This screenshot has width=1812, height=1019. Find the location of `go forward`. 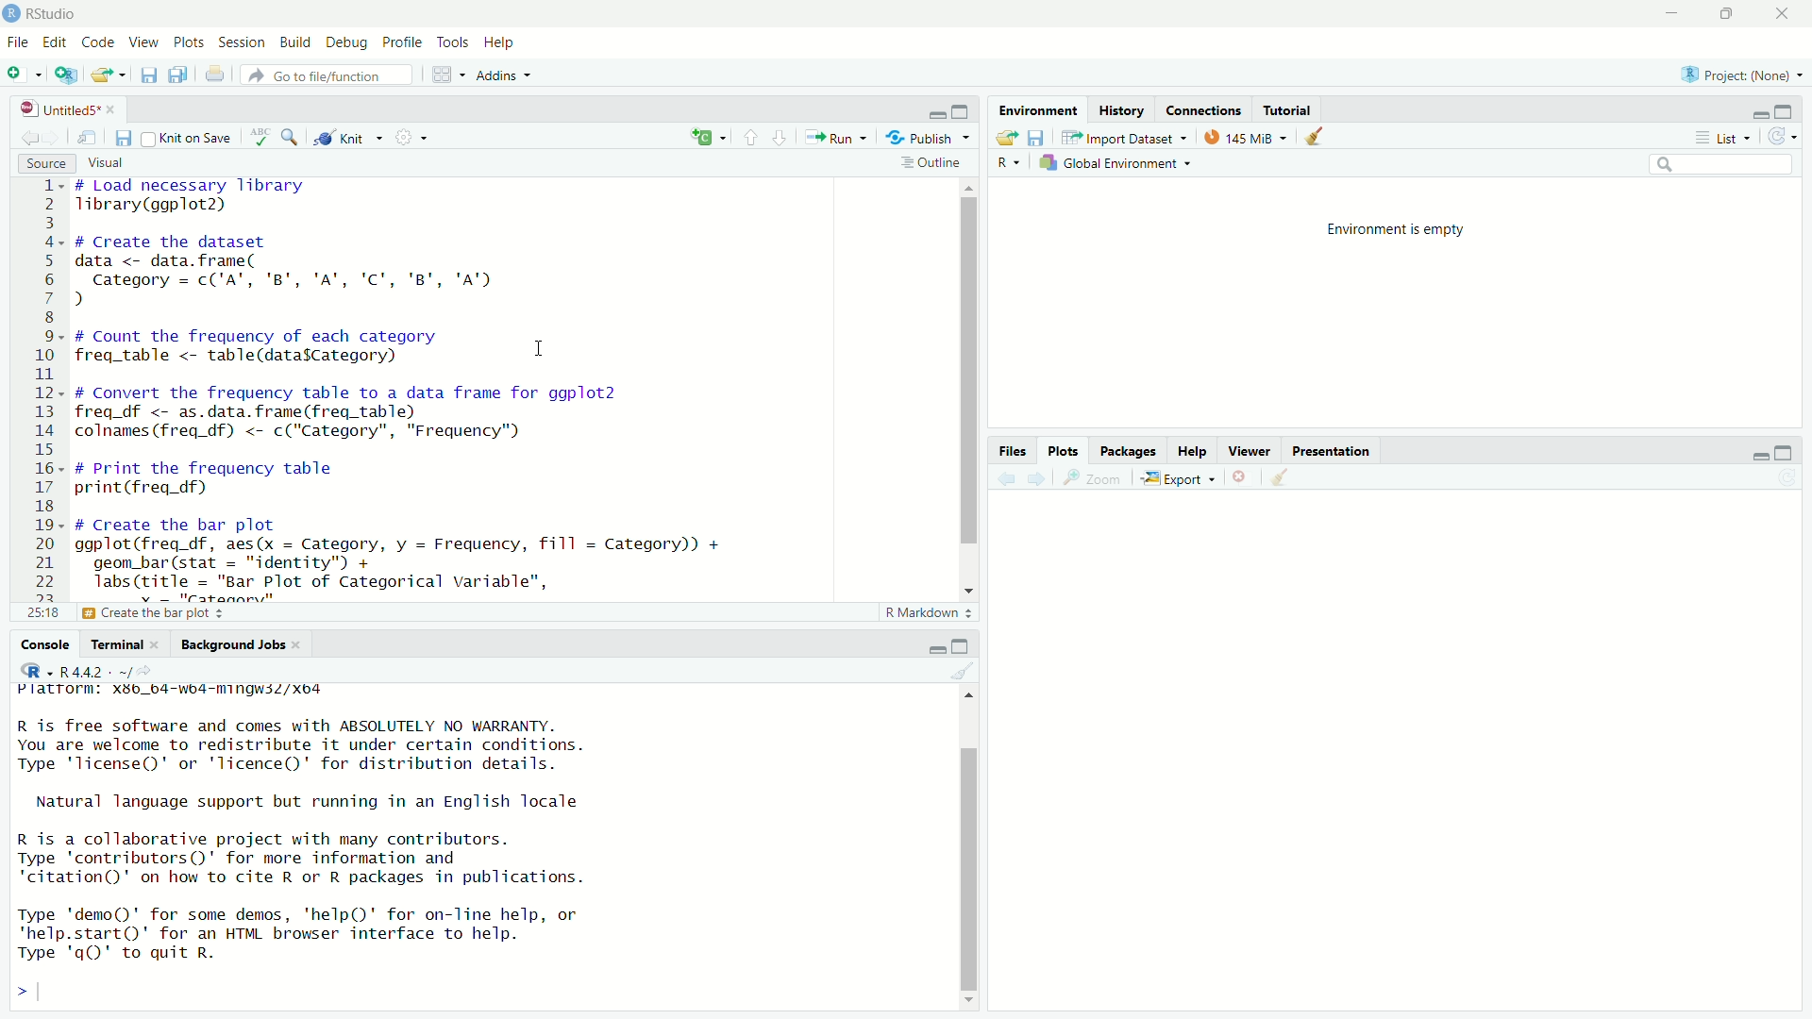

go forward is located at coordinates (55, 139).